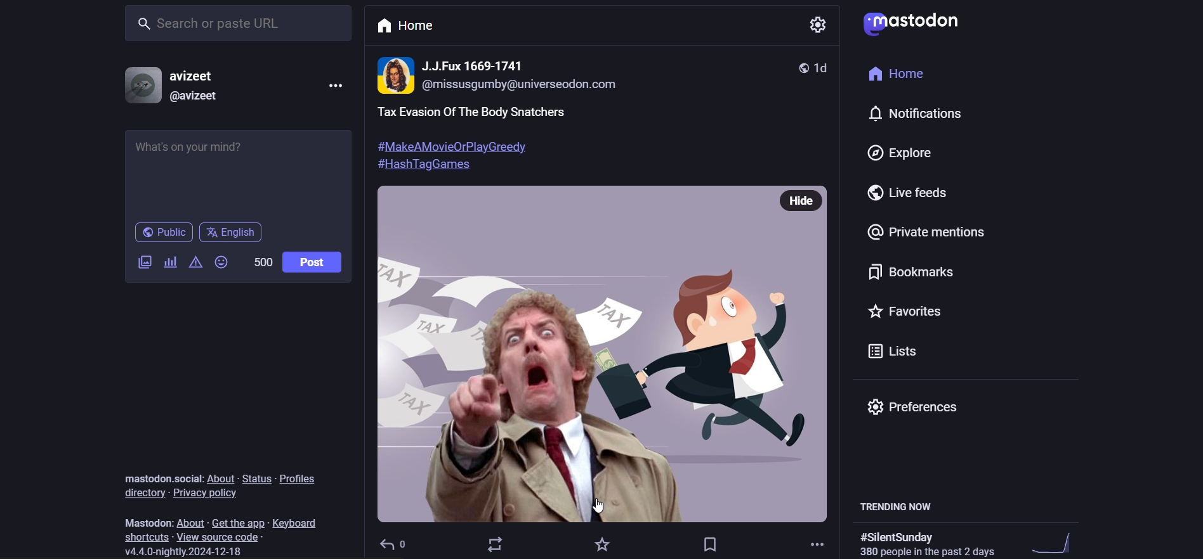 The image size is (1203, 559). What do you see at coordinates (261, 262) in the screenshot?
I see `word limit` at bounding box center [261, 262].